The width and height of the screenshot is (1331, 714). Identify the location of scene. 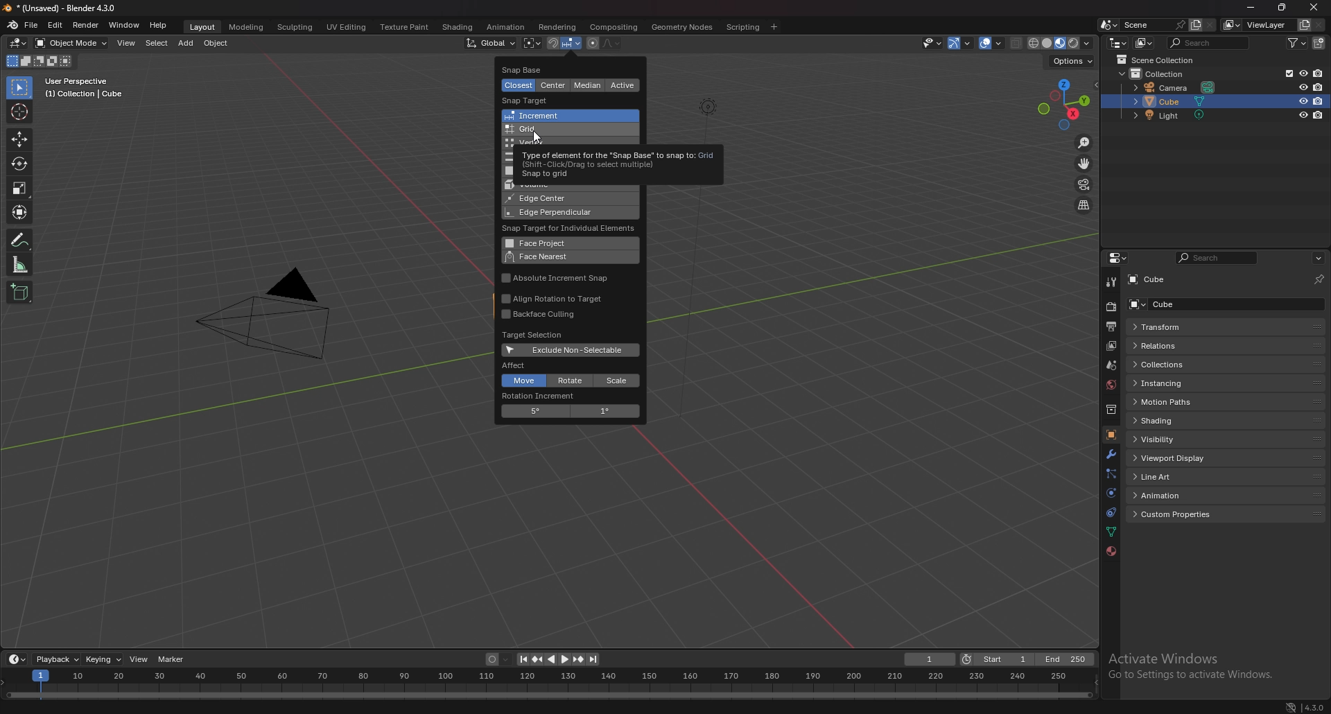
(1111, 365).